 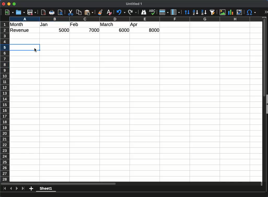 What do you see at coordinates (264, 99) in the screenshot?
I see `Vertical scroll` at bounding box center [264, 99].